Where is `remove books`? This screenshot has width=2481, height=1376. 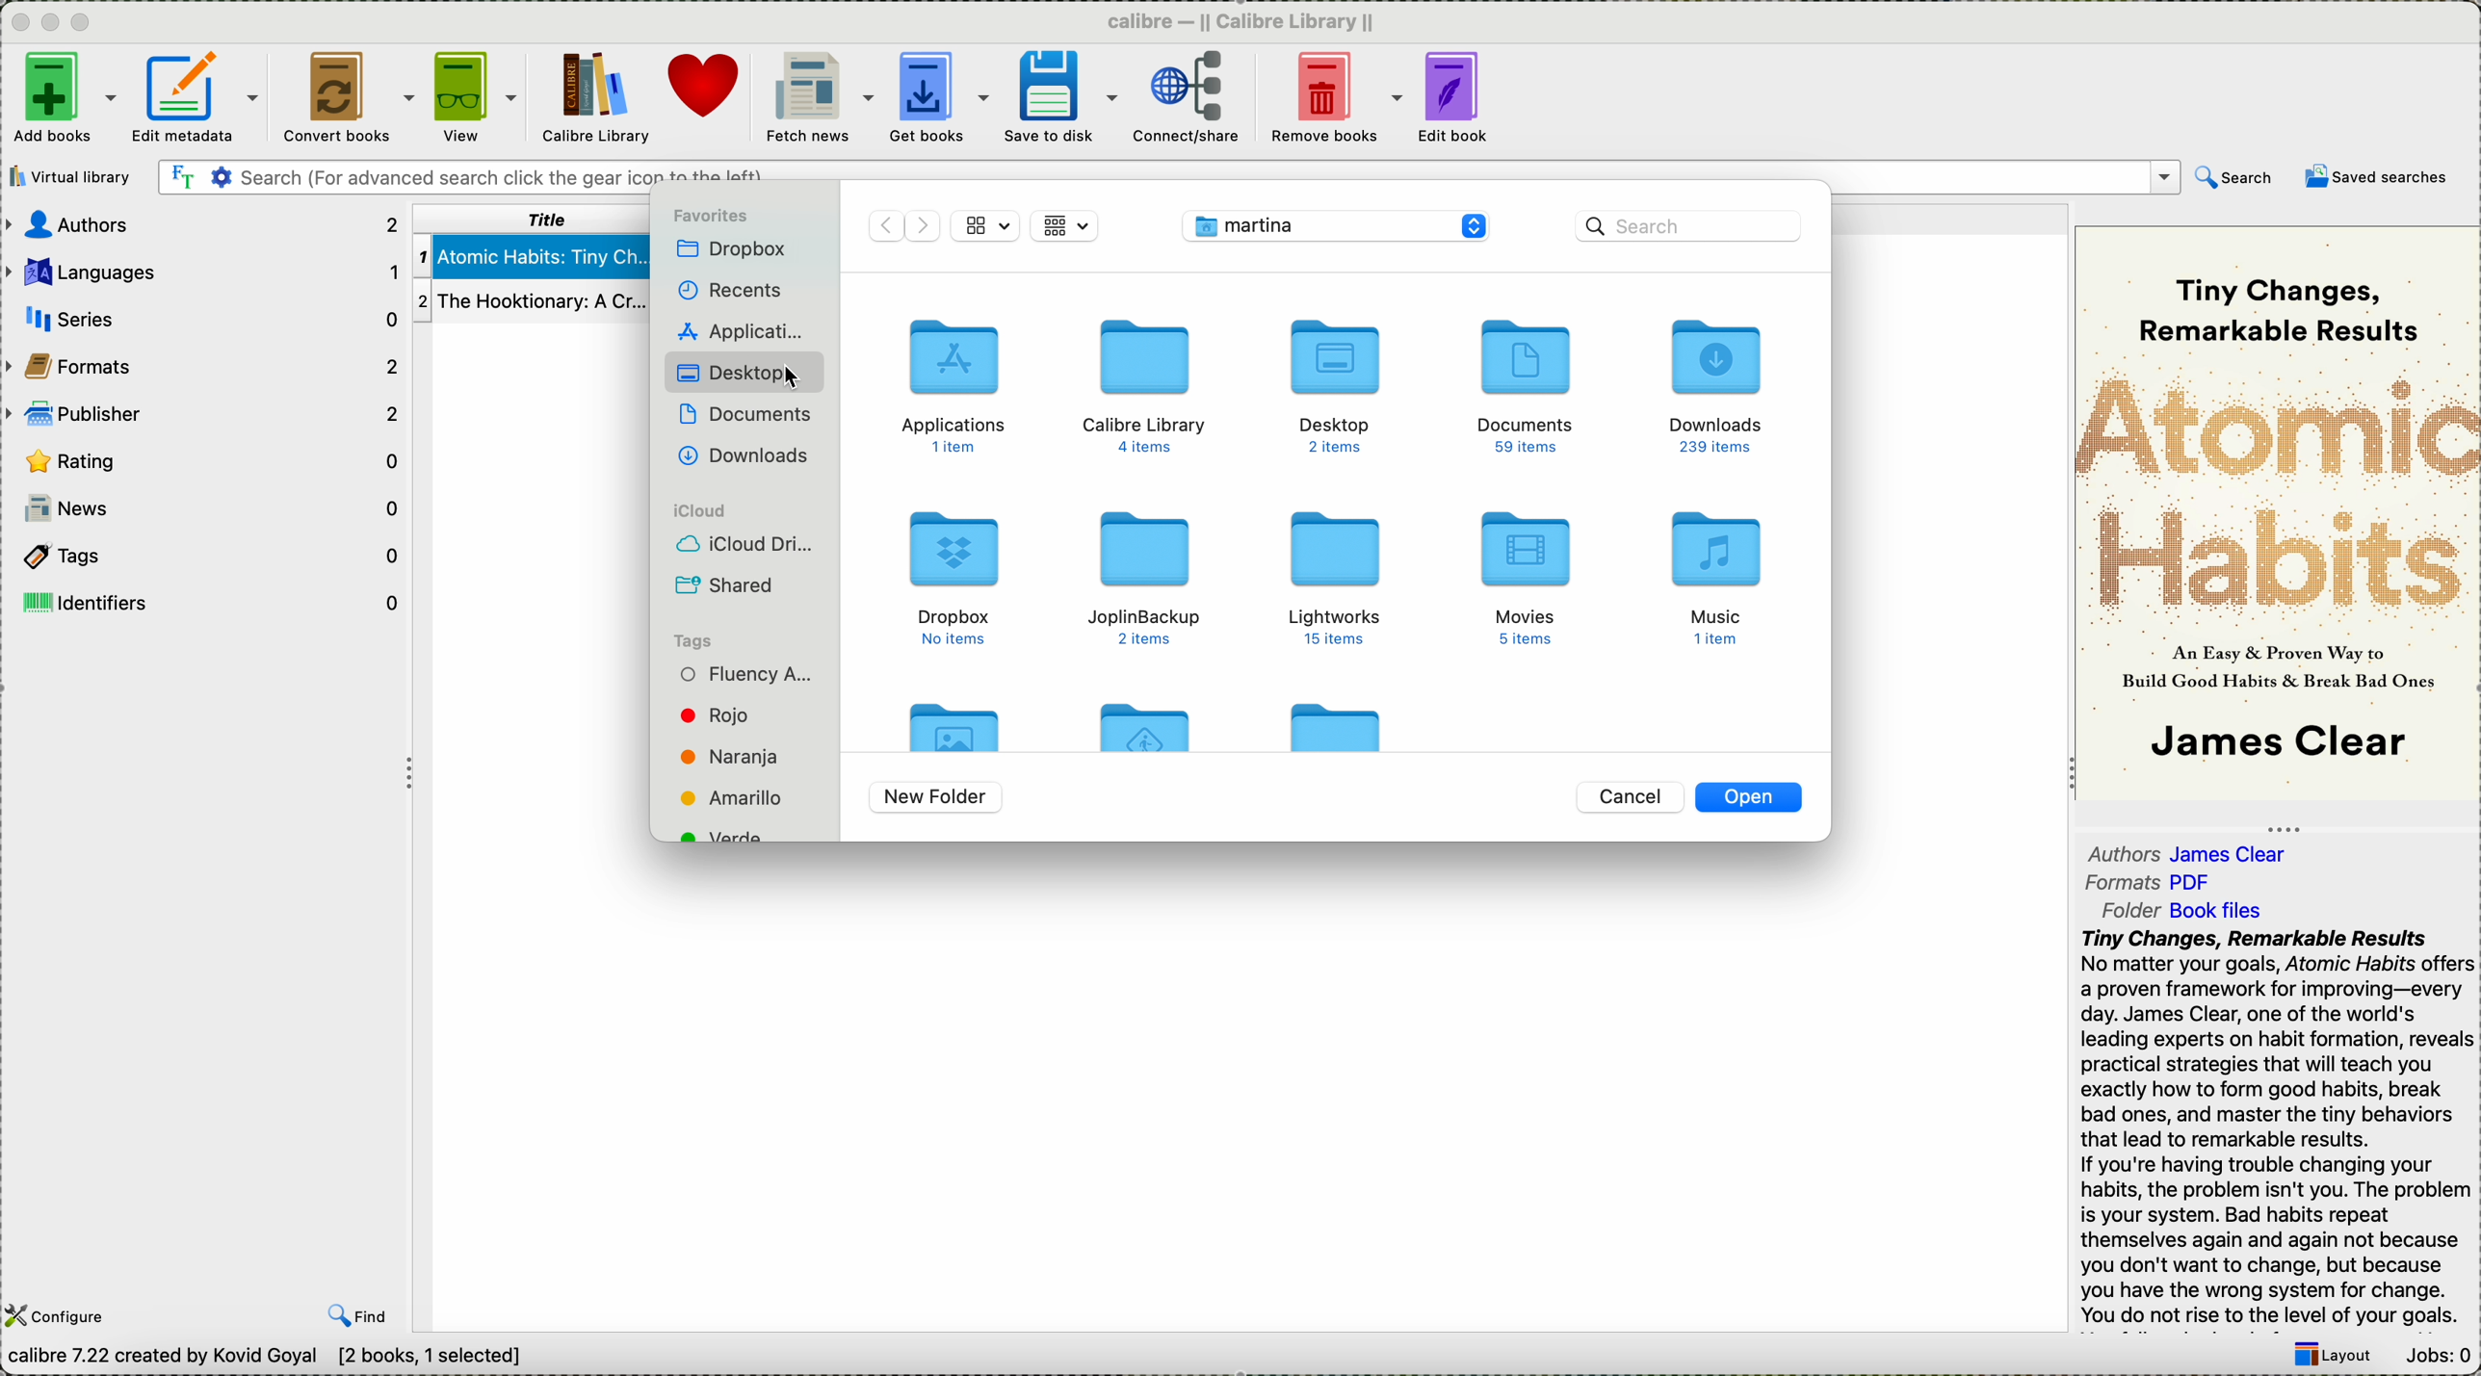
remove books is located at coordinates (1335, 97).